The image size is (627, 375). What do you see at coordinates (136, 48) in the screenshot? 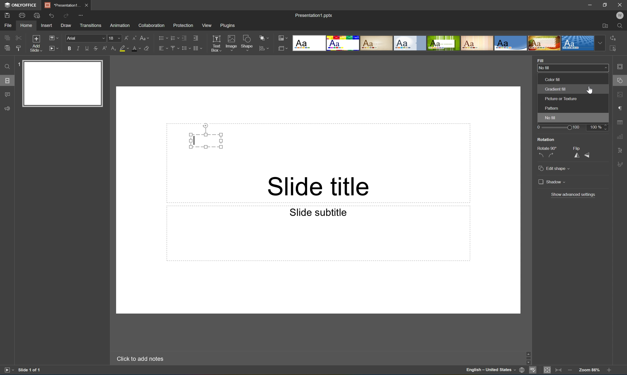
I see `Font color` at bounding box center [136, 48].